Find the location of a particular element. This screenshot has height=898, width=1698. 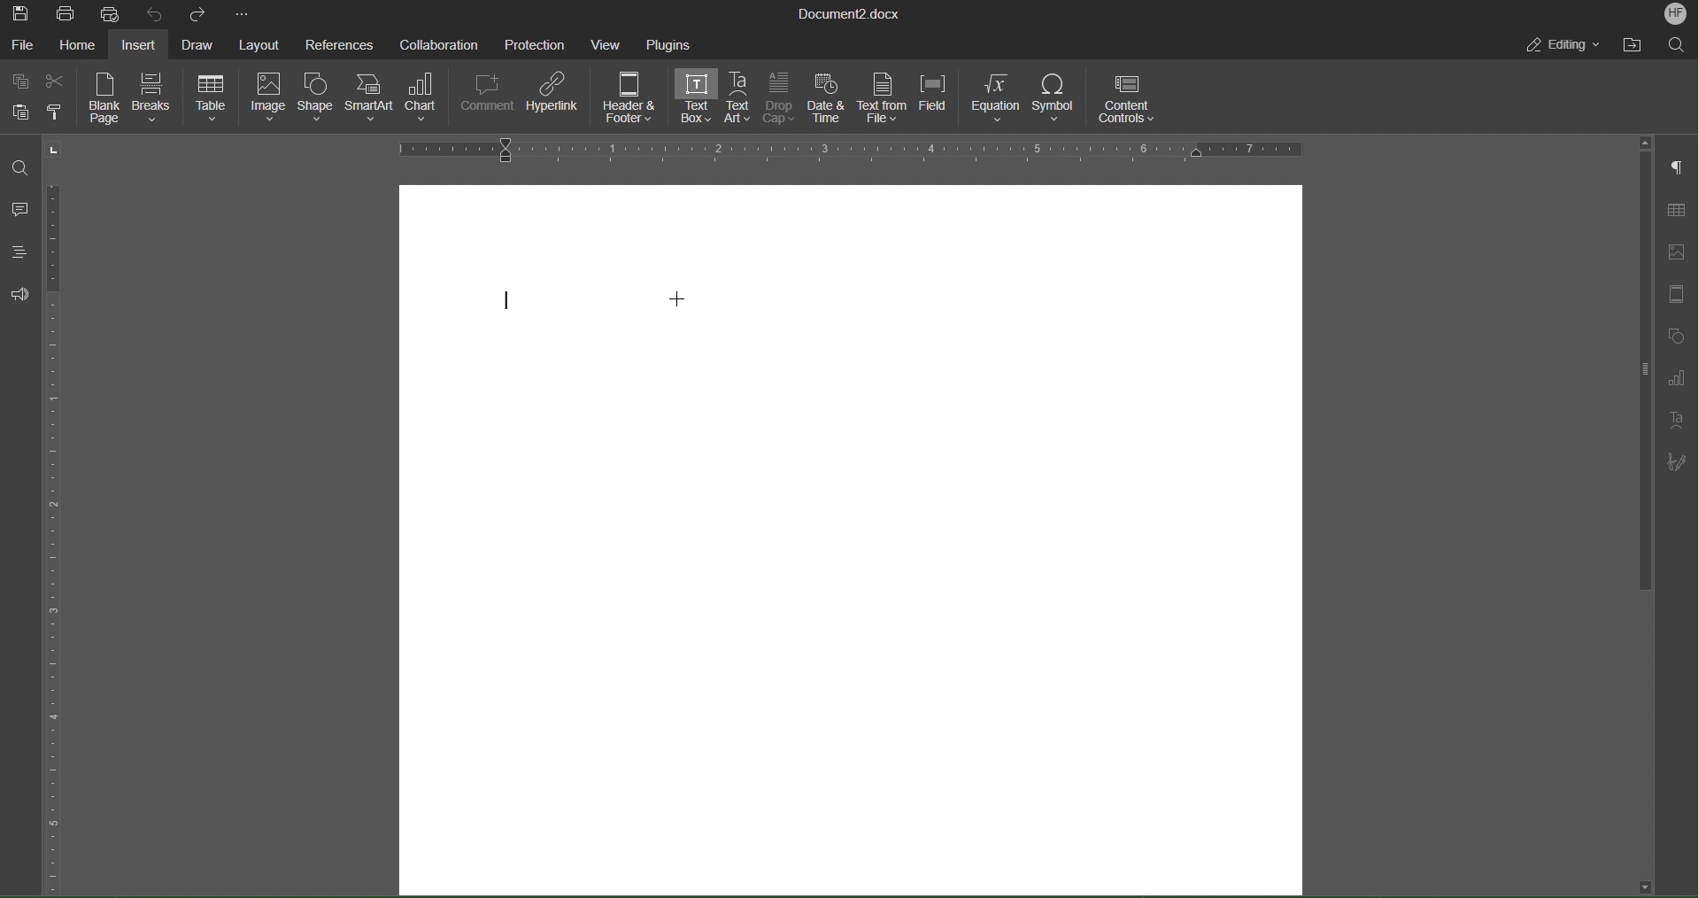

Equation is located at coordinates (995, 98).